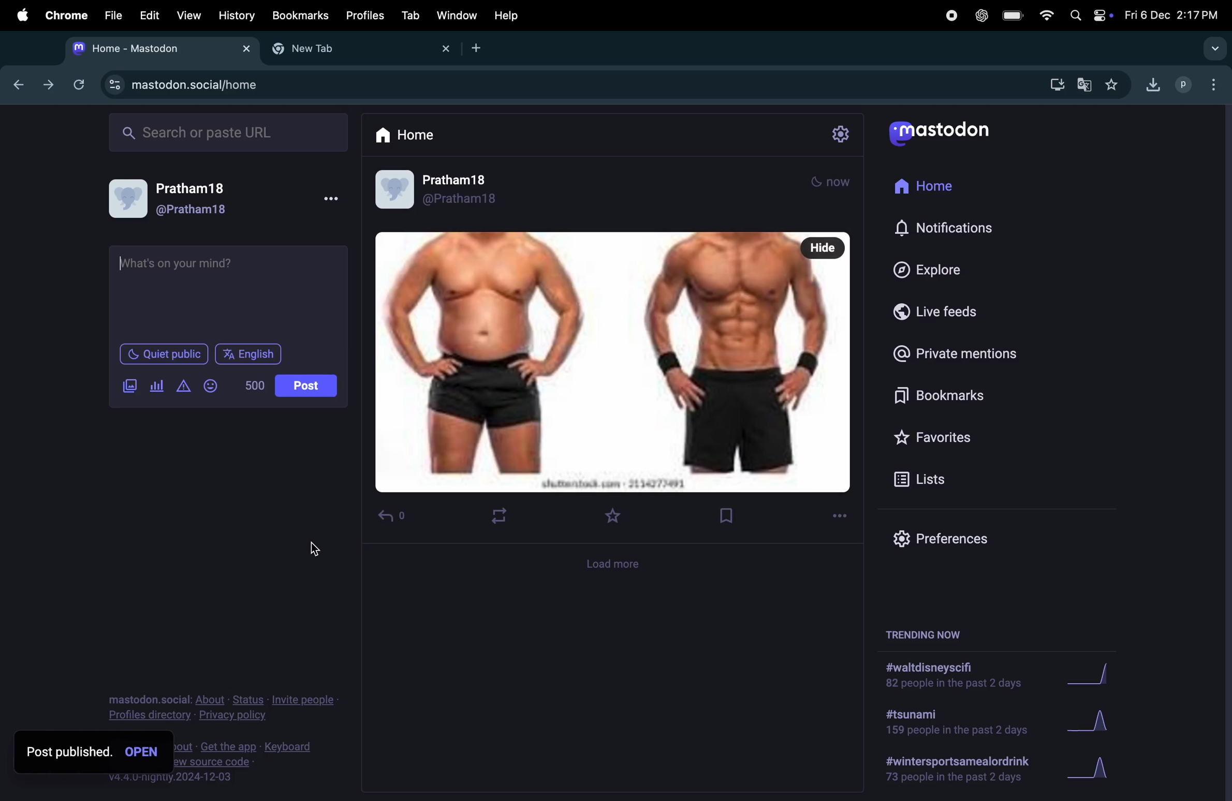  I want to click on load more, so click(617, 567).